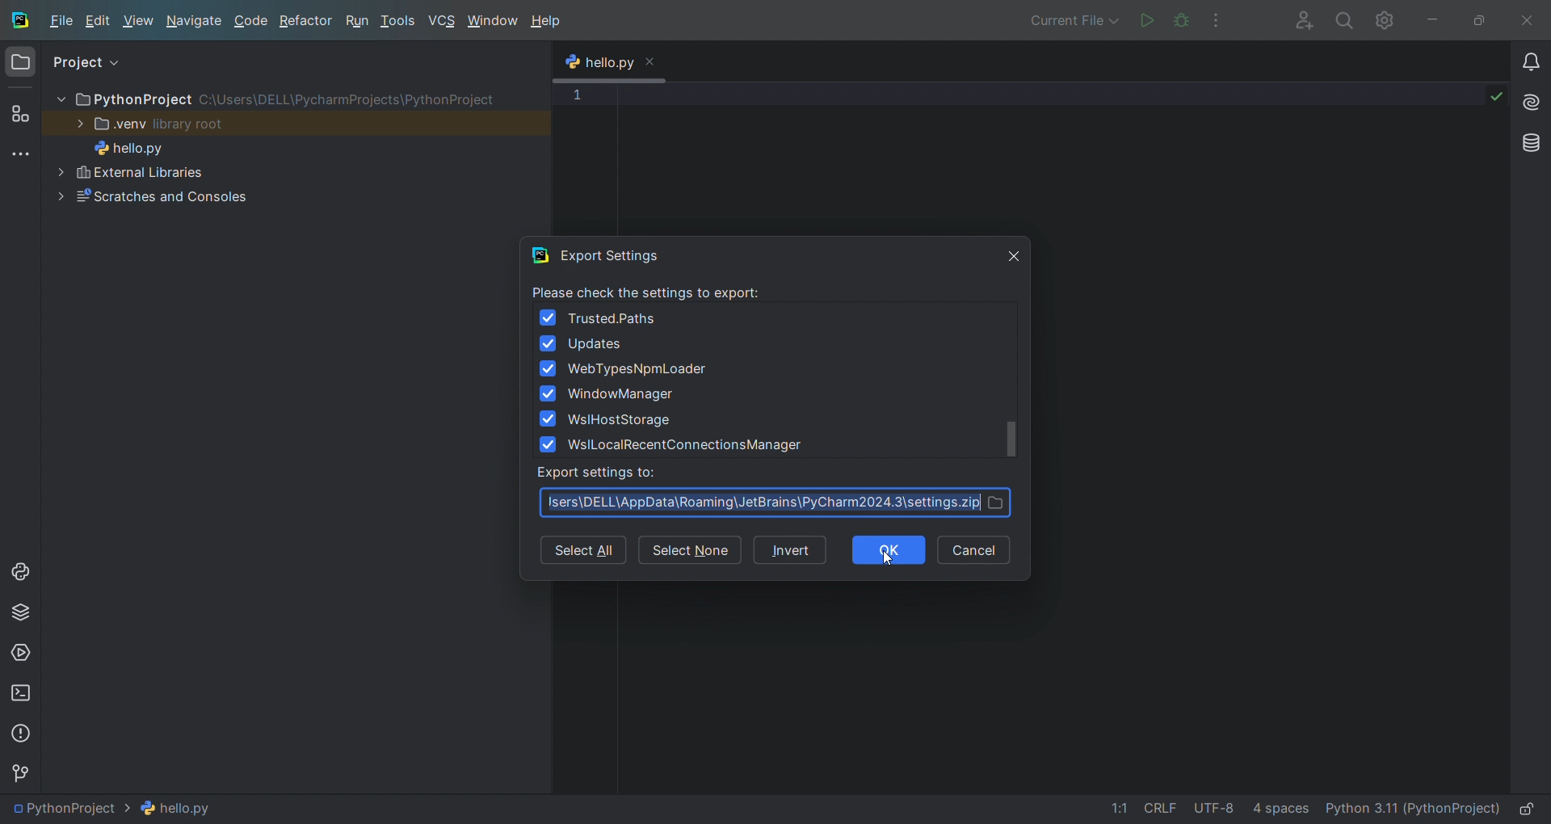 The width and height of the screenshot is (1551, 824). What do you see at coordinates (1527, 805) in the screenshot?
I see `lock` at bounding box center [1527, 805].